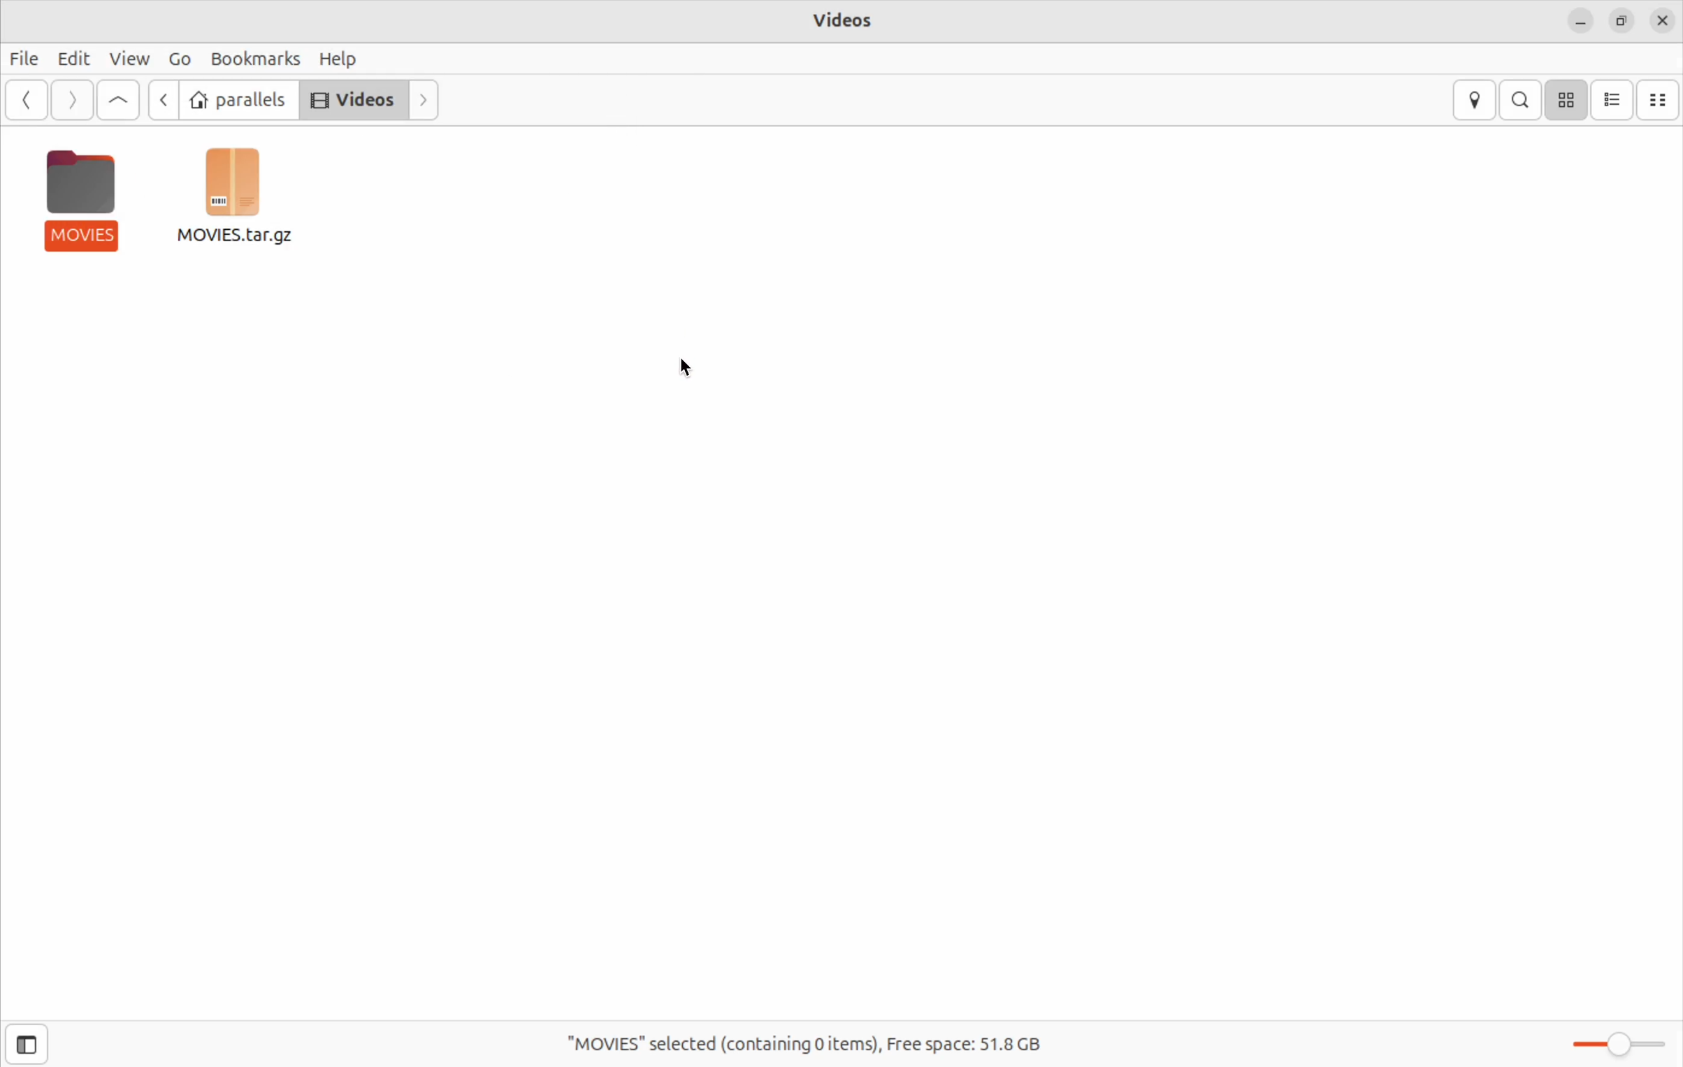 Image resolution: width=1683 pixels, height=1067 pixels. What do you see at coordinates (342, 59) in the screenshot?
I see `help` at bounding box center [342, 59].